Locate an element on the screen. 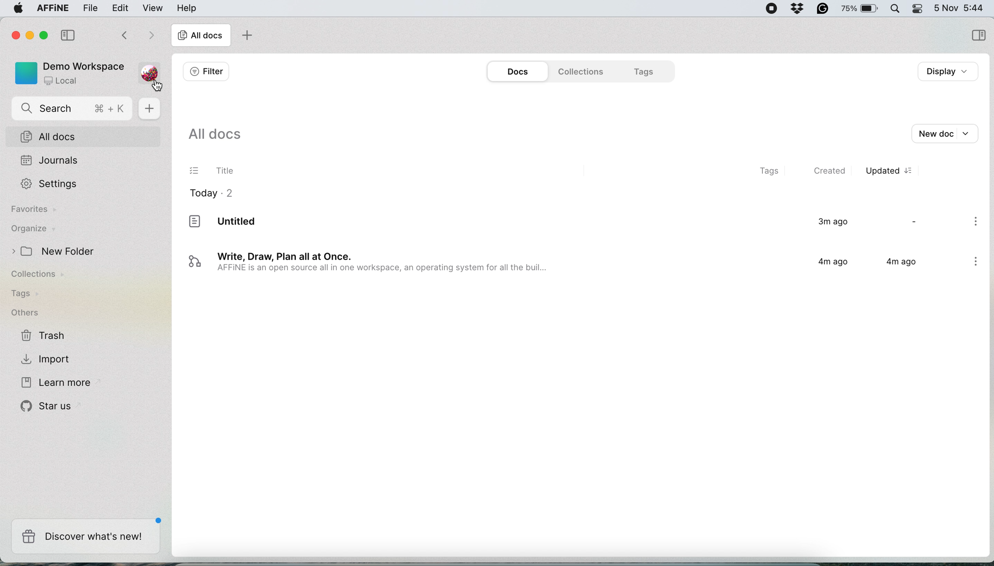  journals is located at coordinates (49, 161).